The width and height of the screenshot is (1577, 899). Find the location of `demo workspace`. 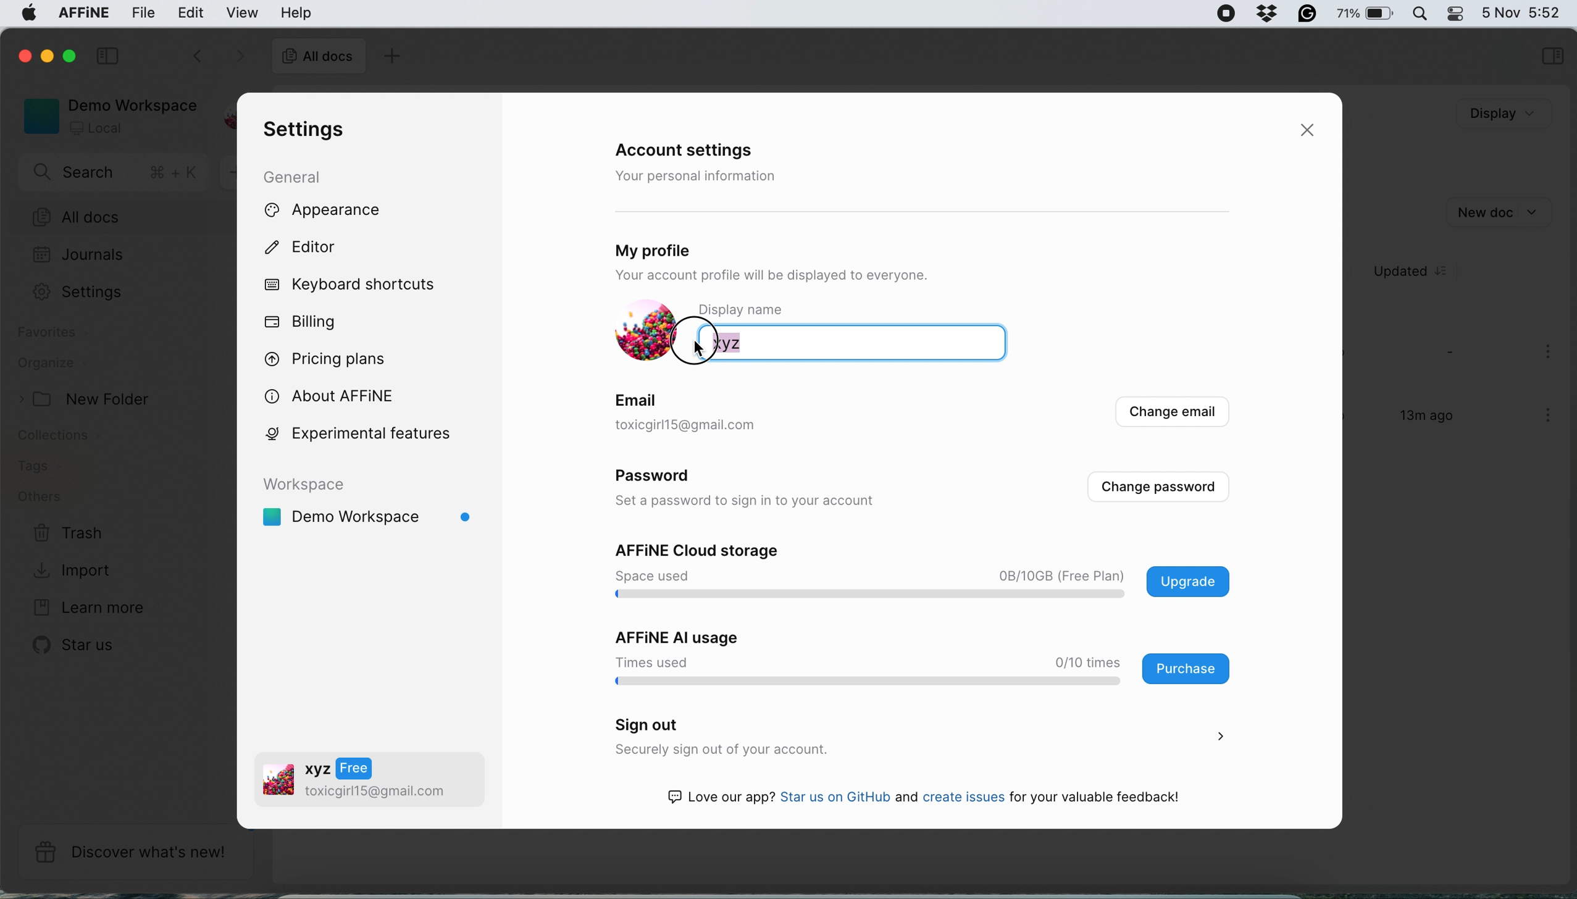

demo workspace is located at coordinates (106, 115).